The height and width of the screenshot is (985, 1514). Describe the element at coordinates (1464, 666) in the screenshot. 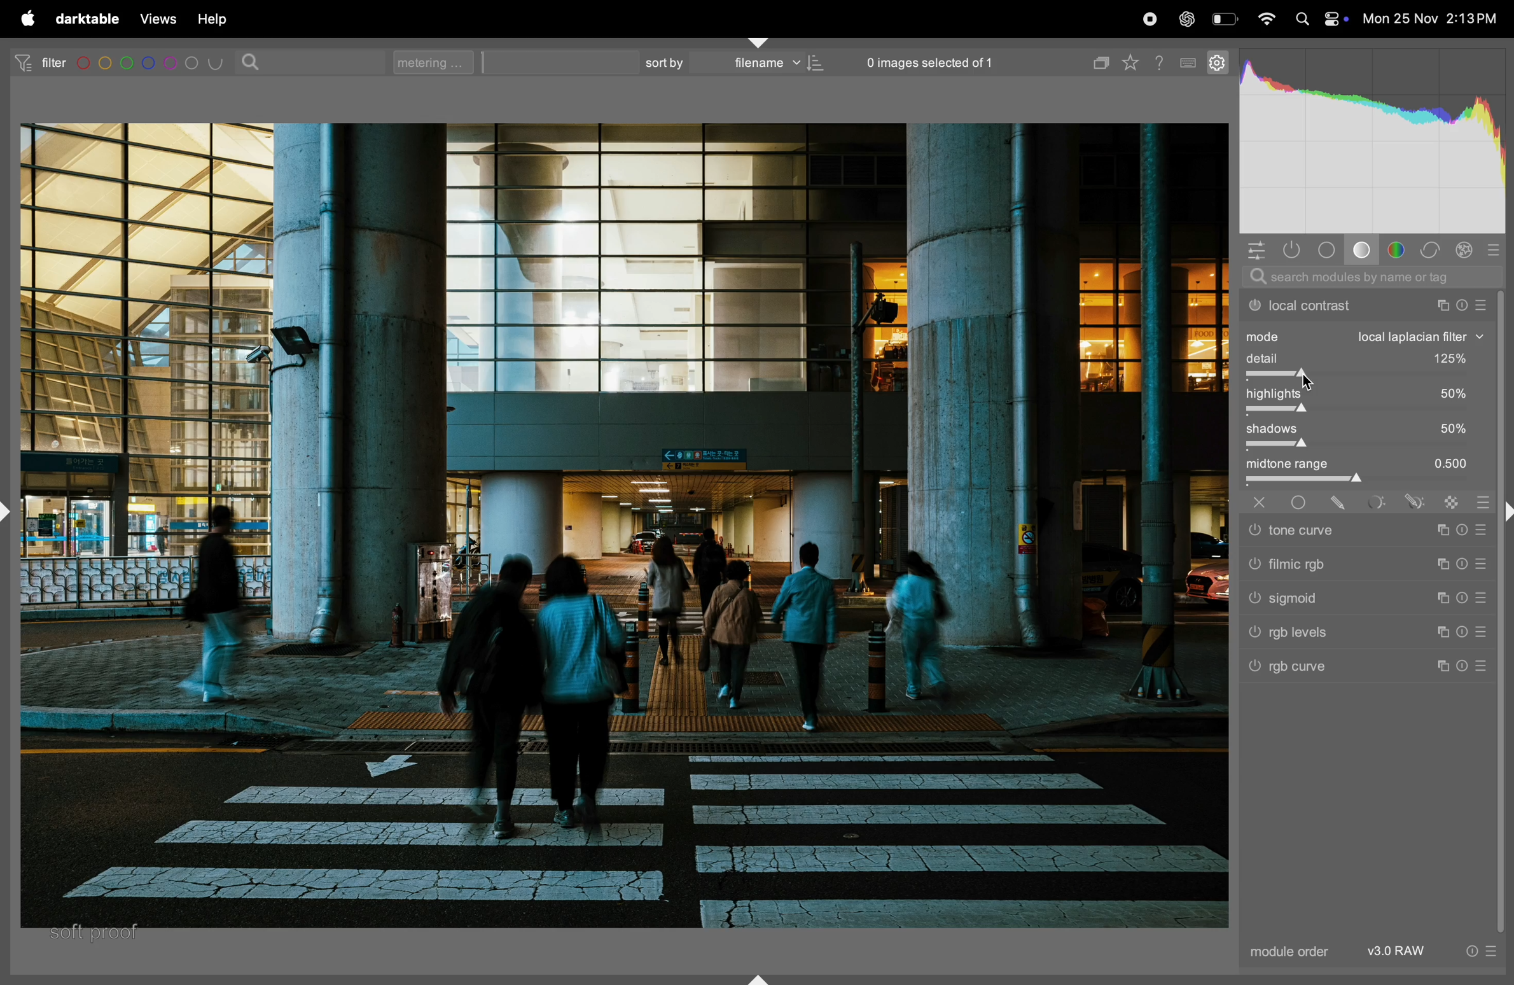

I see `reset` at that location.